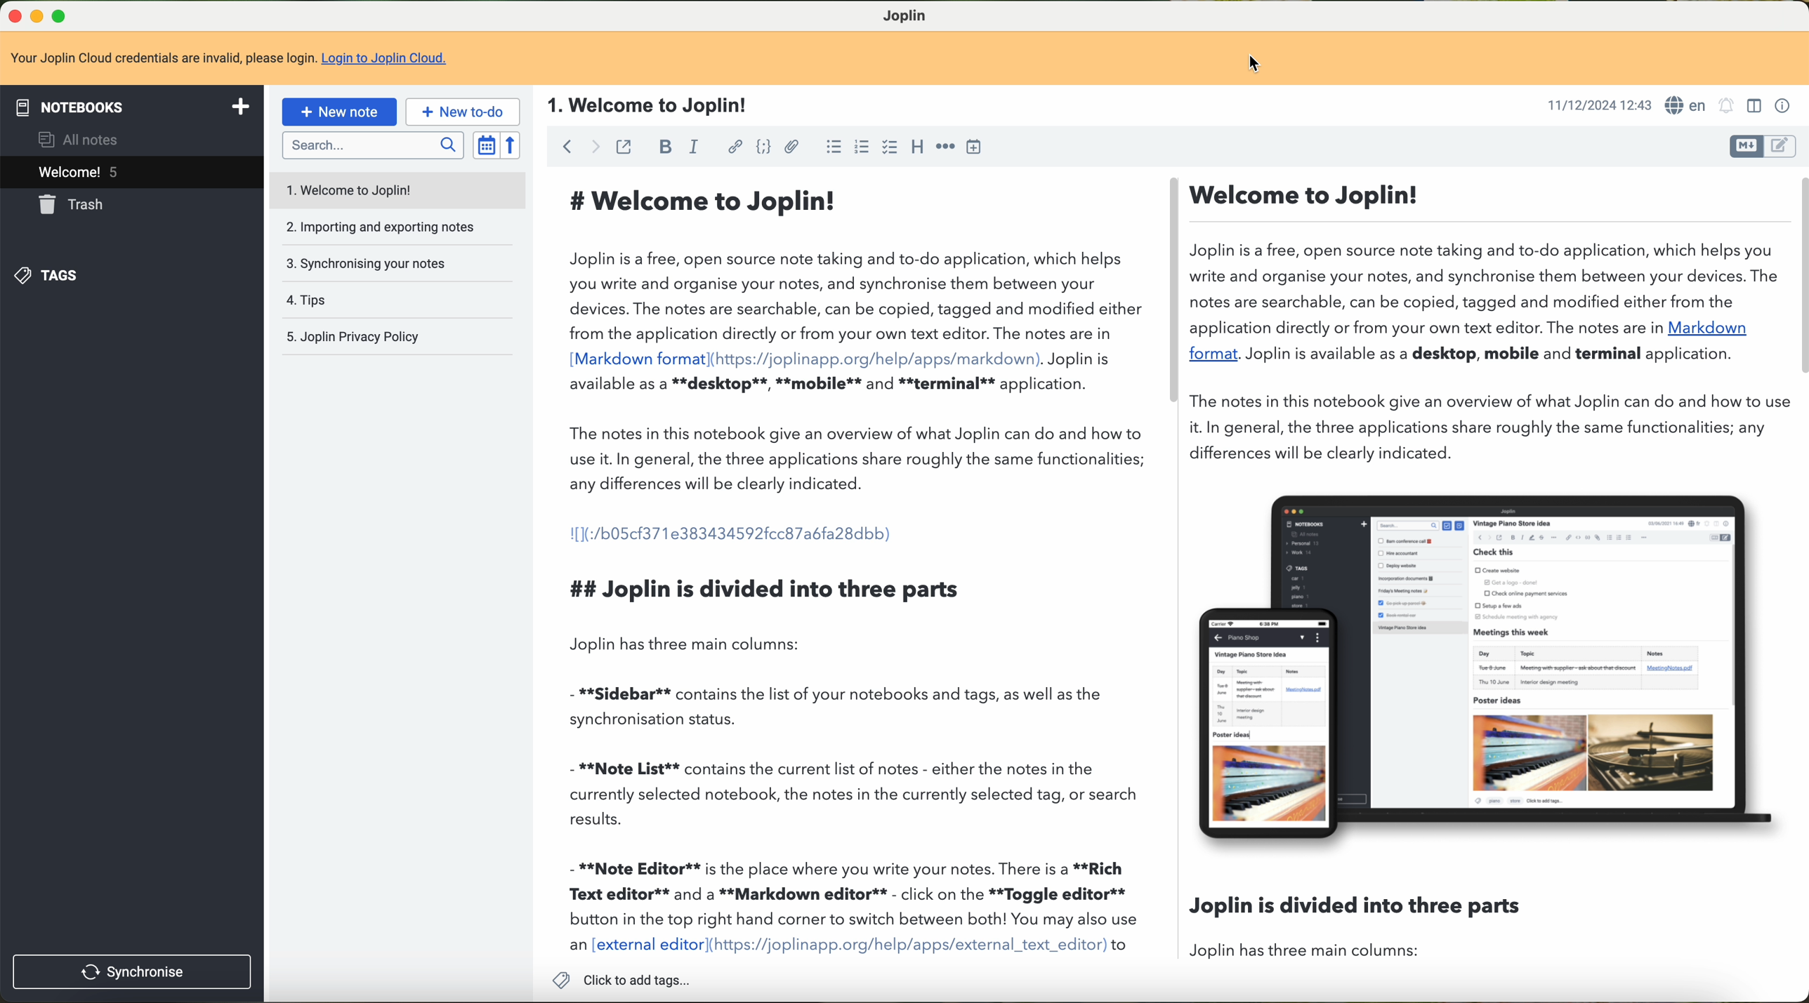 The image size is (1809, 1003). I want to click on italic, so click(690, 146).